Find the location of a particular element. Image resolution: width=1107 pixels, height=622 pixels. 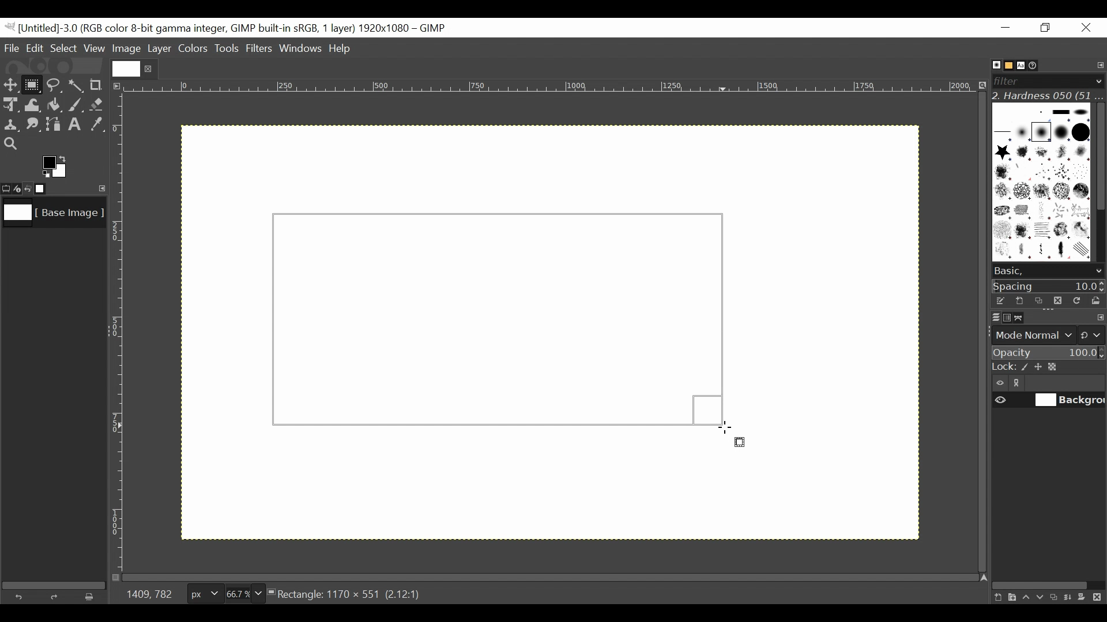

Fonts is located at coordinates (1023, 65).